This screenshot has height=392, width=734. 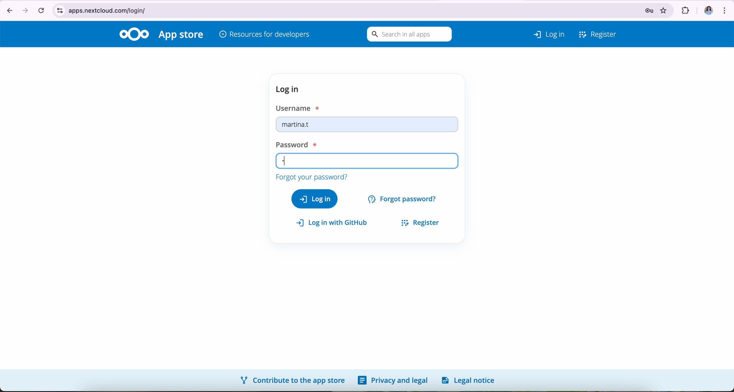 I want to click on password, so click(x=645, y=9).